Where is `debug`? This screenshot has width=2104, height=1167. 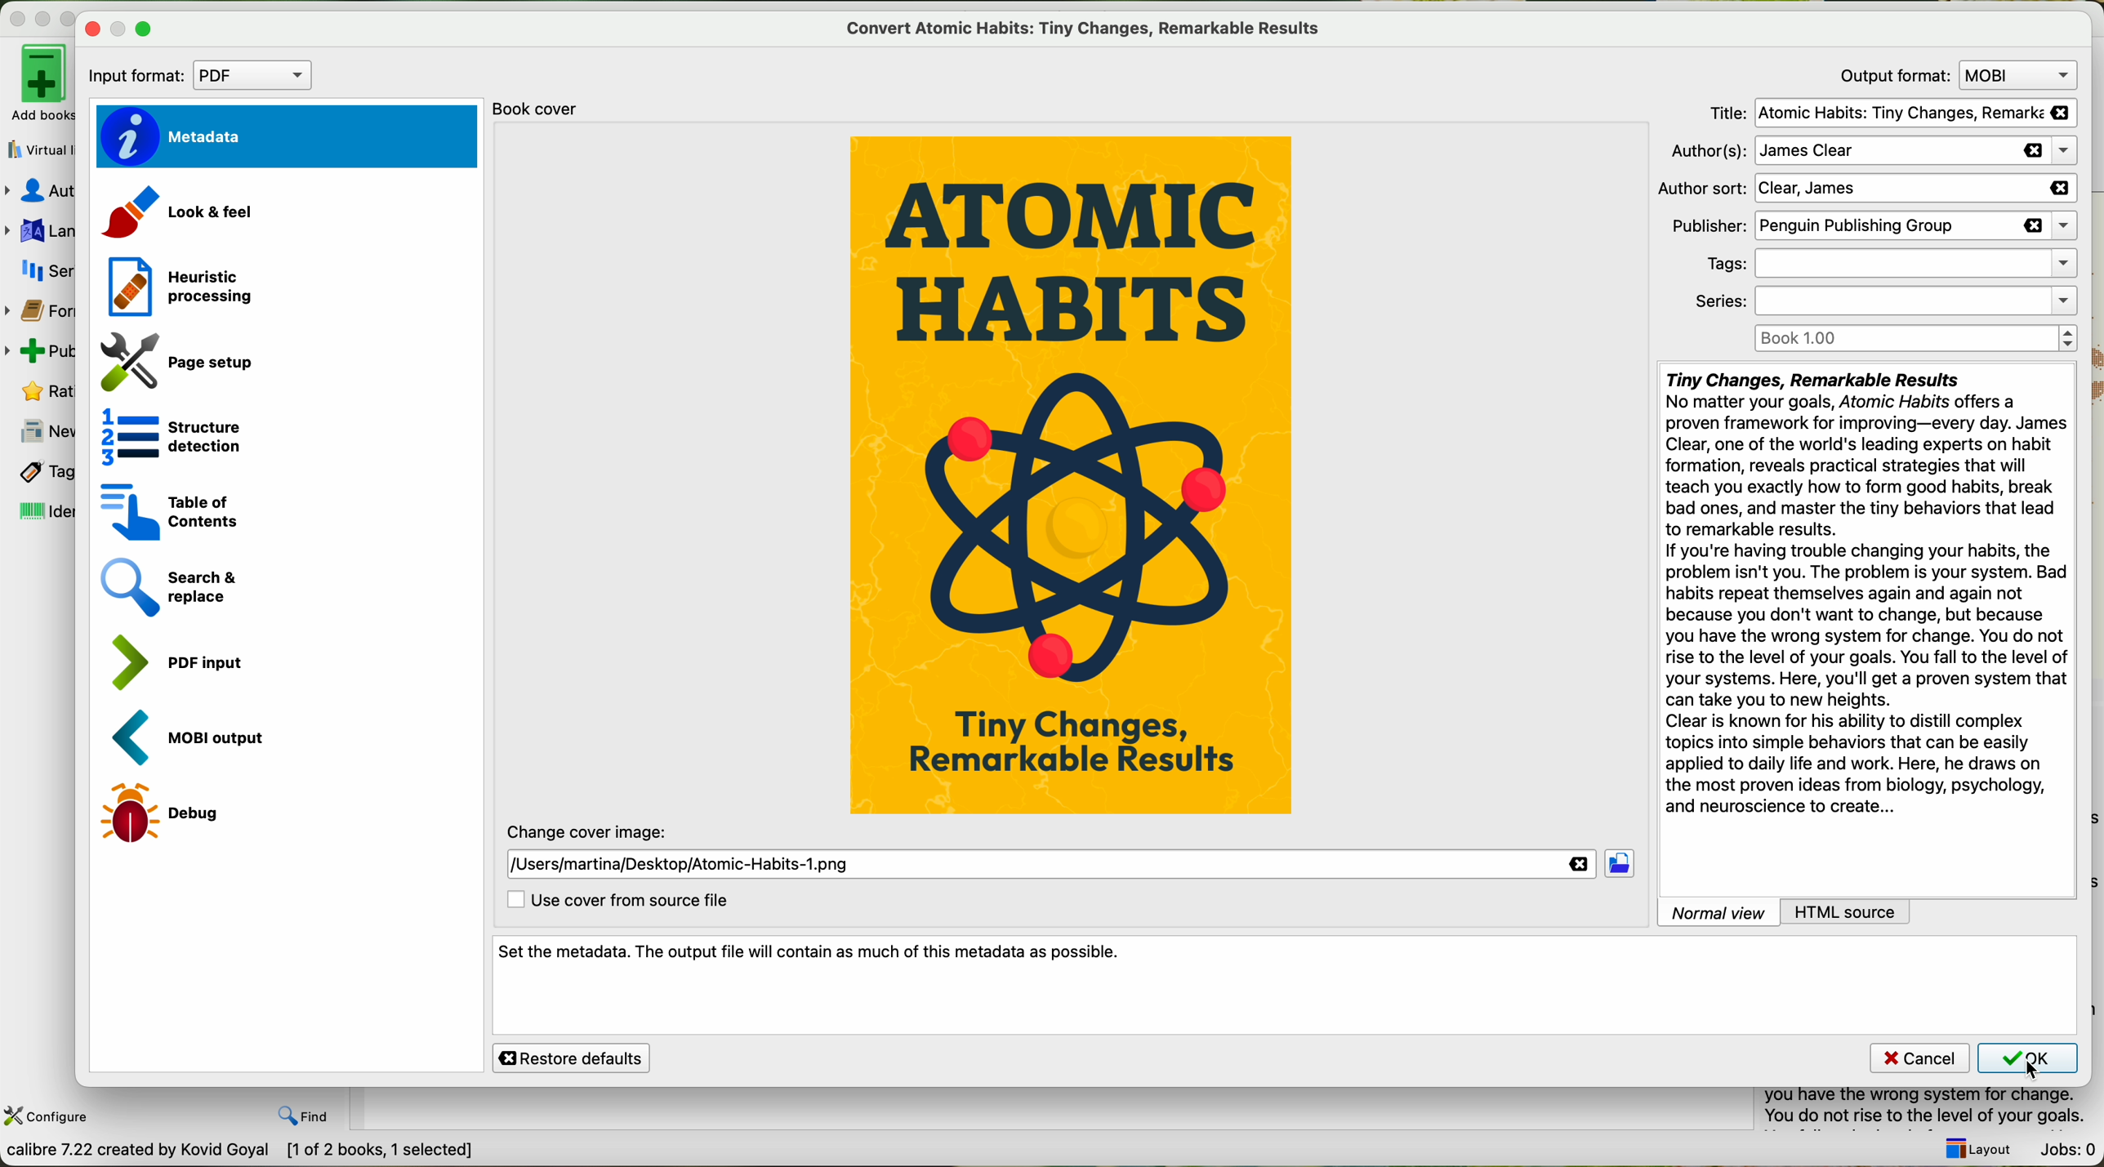
debug is located at coordinates (170, 812).